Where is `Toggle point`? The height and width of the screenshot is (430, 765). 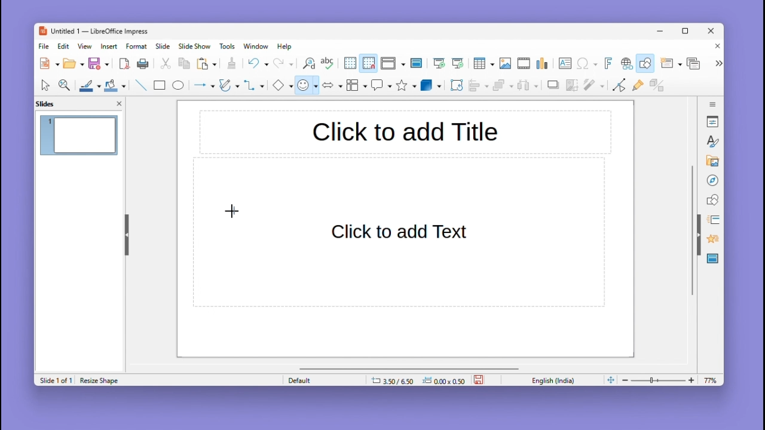
Toggle point is located at coordinates (617, 87).